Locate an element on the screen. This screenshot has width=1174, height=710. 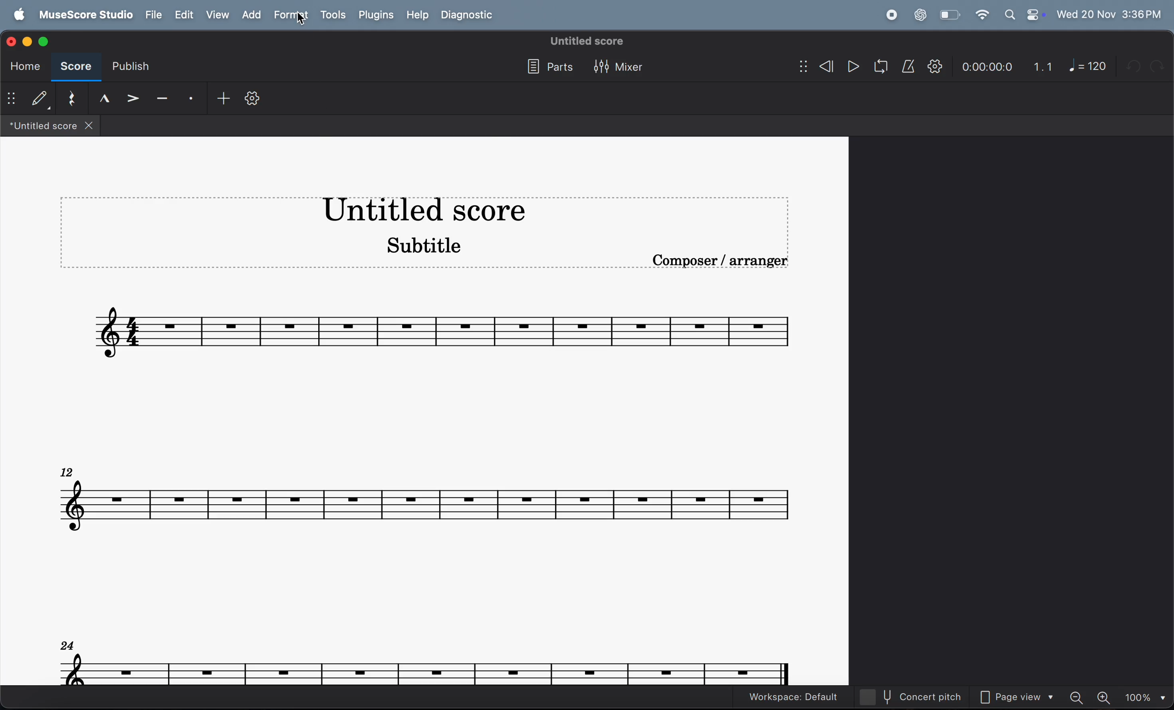
wifi is located at coordinates (982, 15).